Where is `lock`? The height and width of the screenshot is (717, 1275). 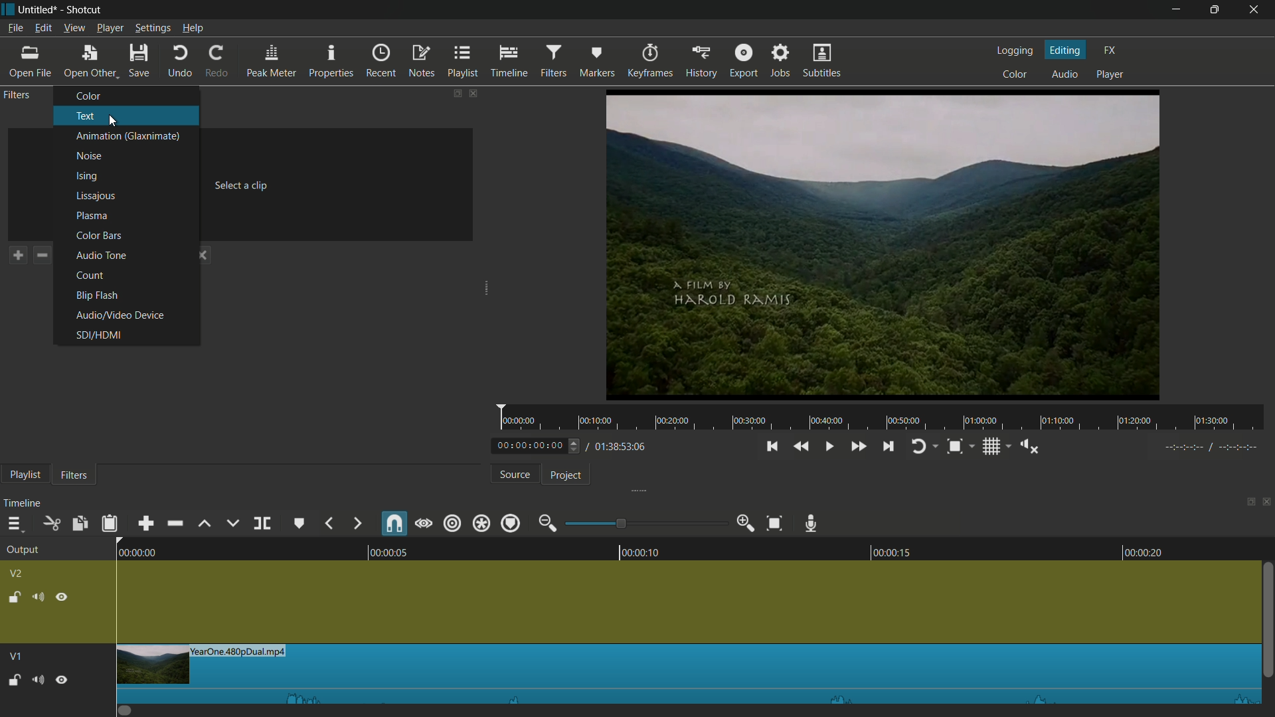 lock is located at coordinates (13, 596).